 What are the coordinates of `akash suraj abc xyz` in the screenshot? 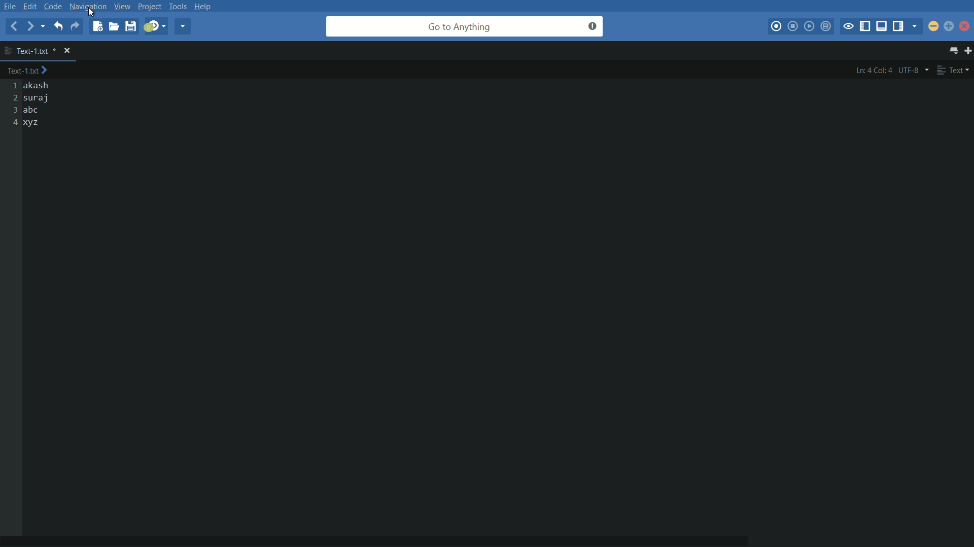 It's located at (40, 105).